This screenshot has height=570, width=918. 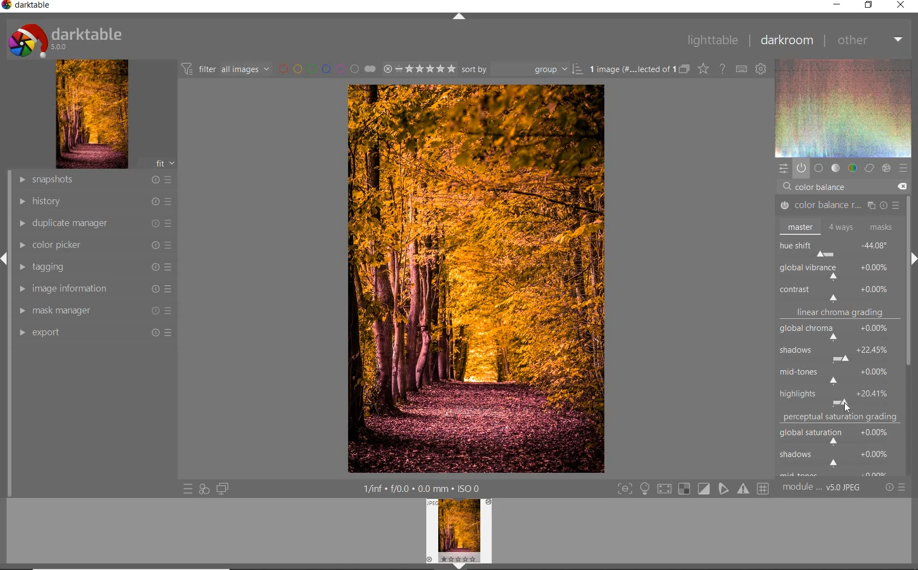 What do you see at coordinates (886, 167) in the screenshot?
I see `effect` at bounding box center [886, 167].